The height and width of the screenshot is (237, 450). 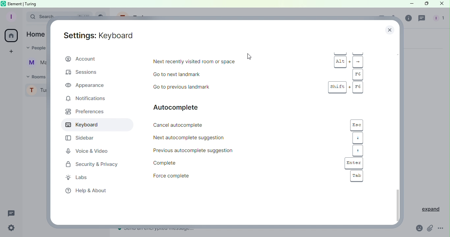 What do you see at coordinates (37, 48) in the screenshot?
I see `People` at bounding box center [37, 48].